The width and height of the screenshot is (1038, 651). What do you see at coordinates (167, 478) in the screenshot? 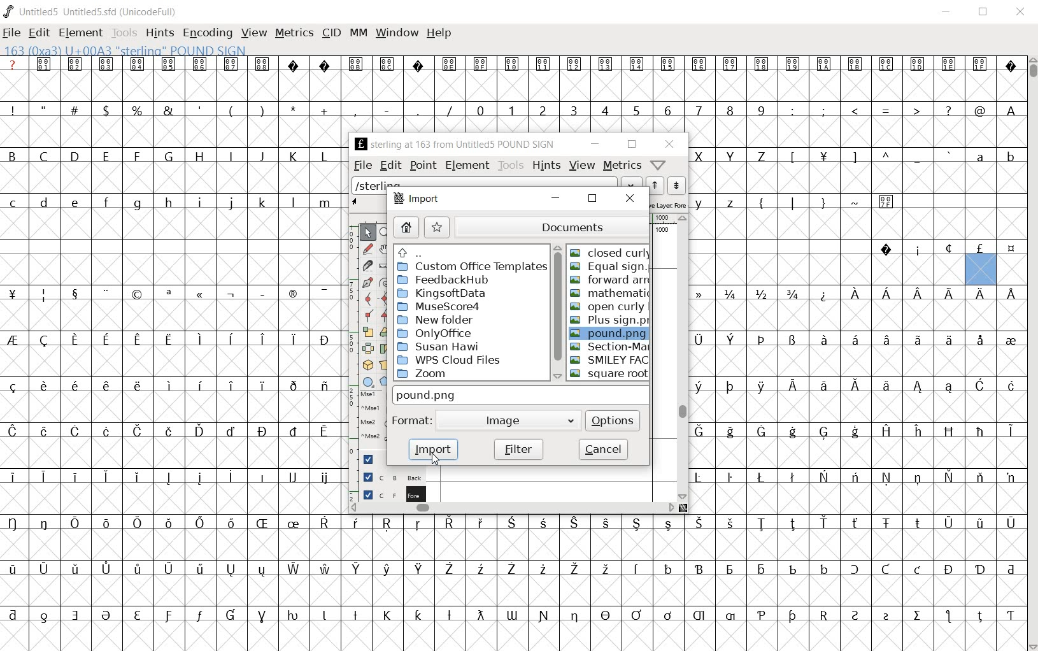
I see `Symbol` at bounding box center [167, 478].